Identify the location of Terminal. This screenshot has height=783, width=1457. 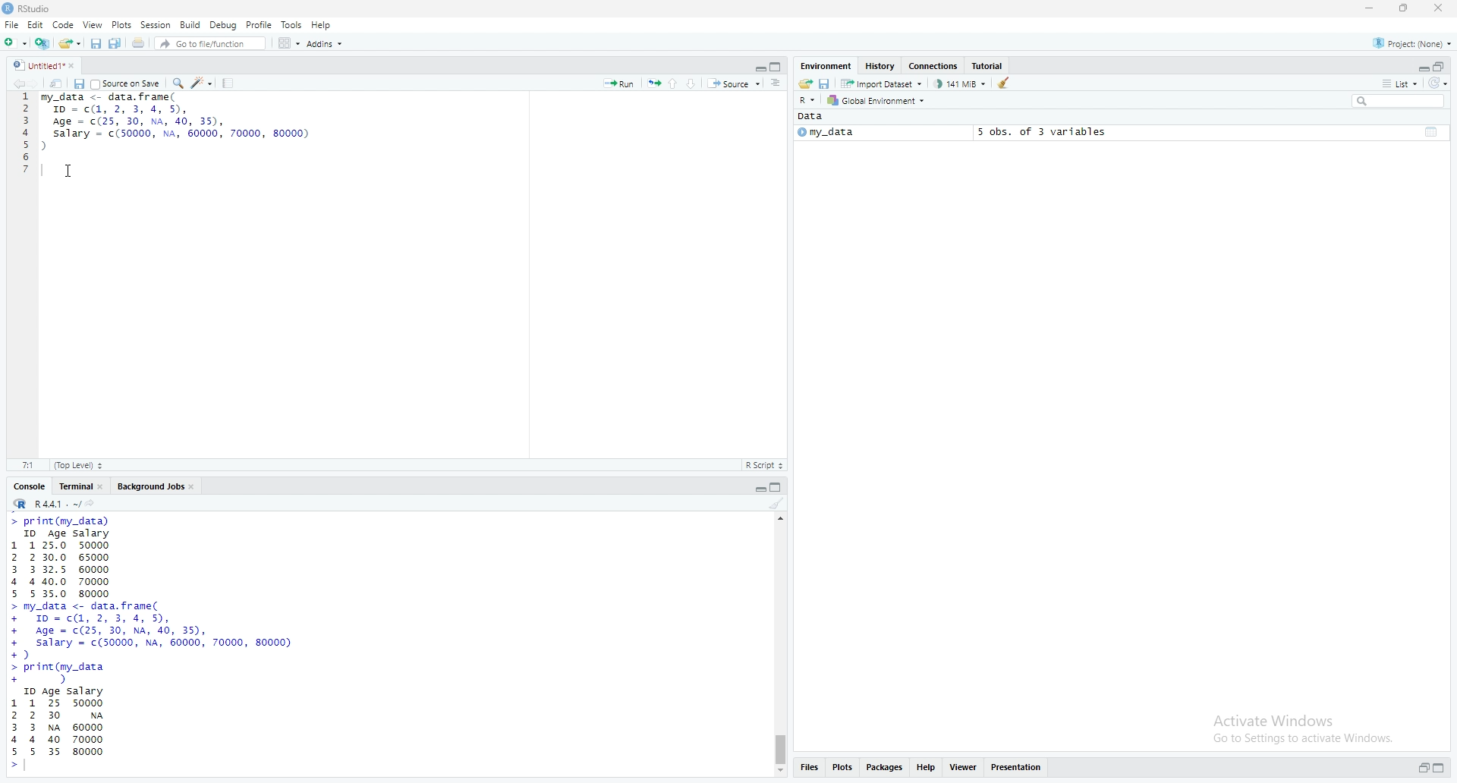
(83, 486).